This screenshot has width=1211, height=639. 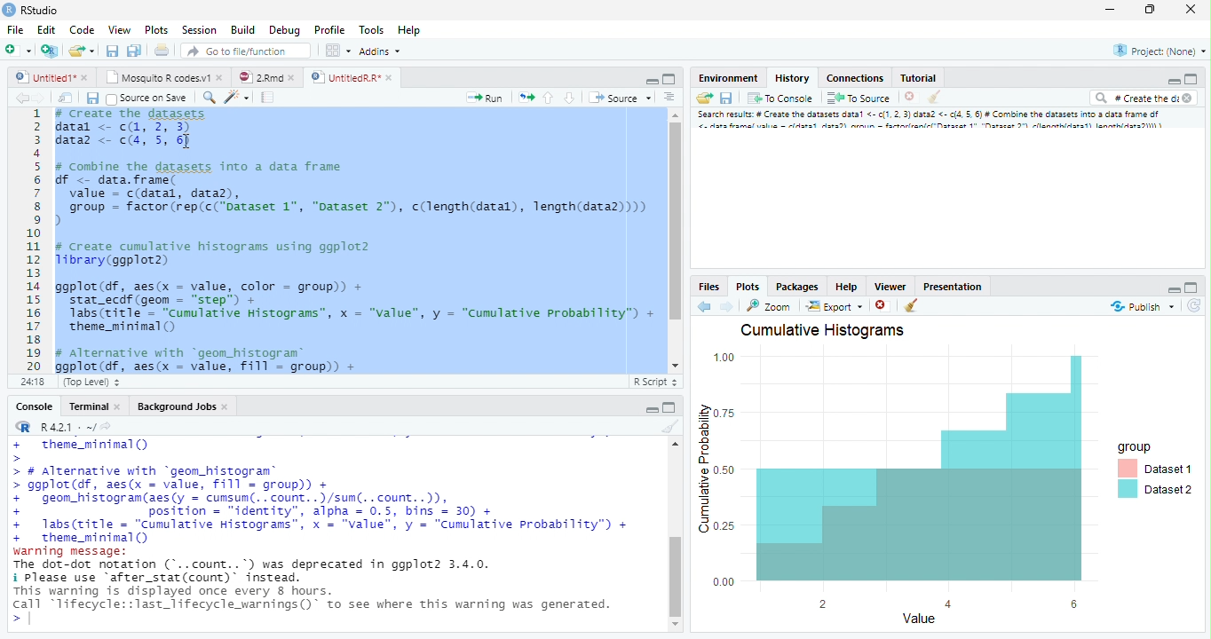 What do you see at coordinates (15, 100) in the screenshot?
I see `Back` at bounding box center [15, 100].